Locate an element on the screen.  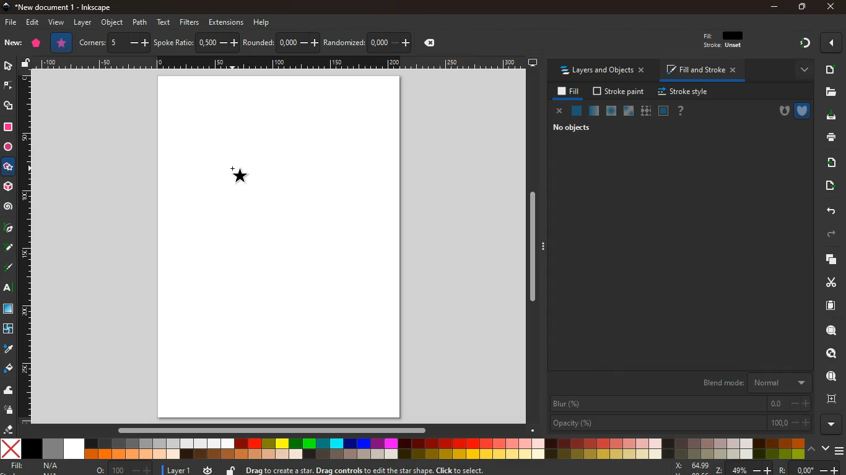
wave is located at coordinates (9, 392).